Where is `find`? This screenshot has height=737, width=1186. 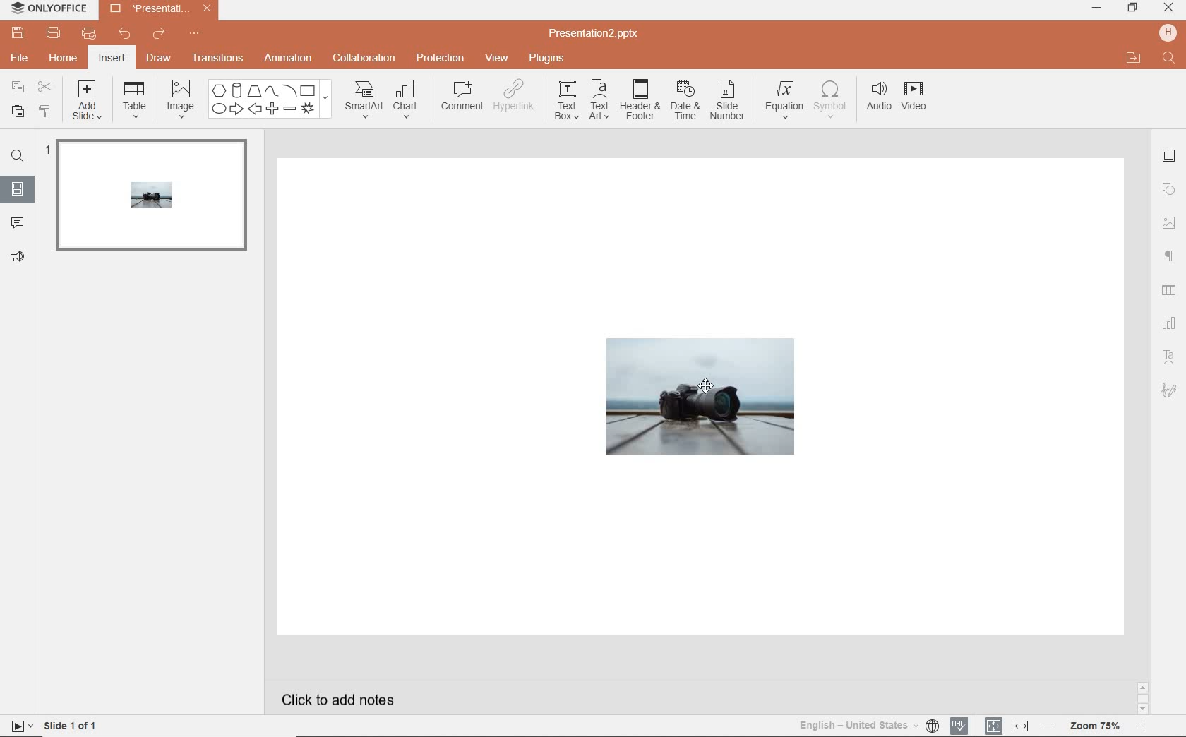
find is located at coordinates (18, 155).